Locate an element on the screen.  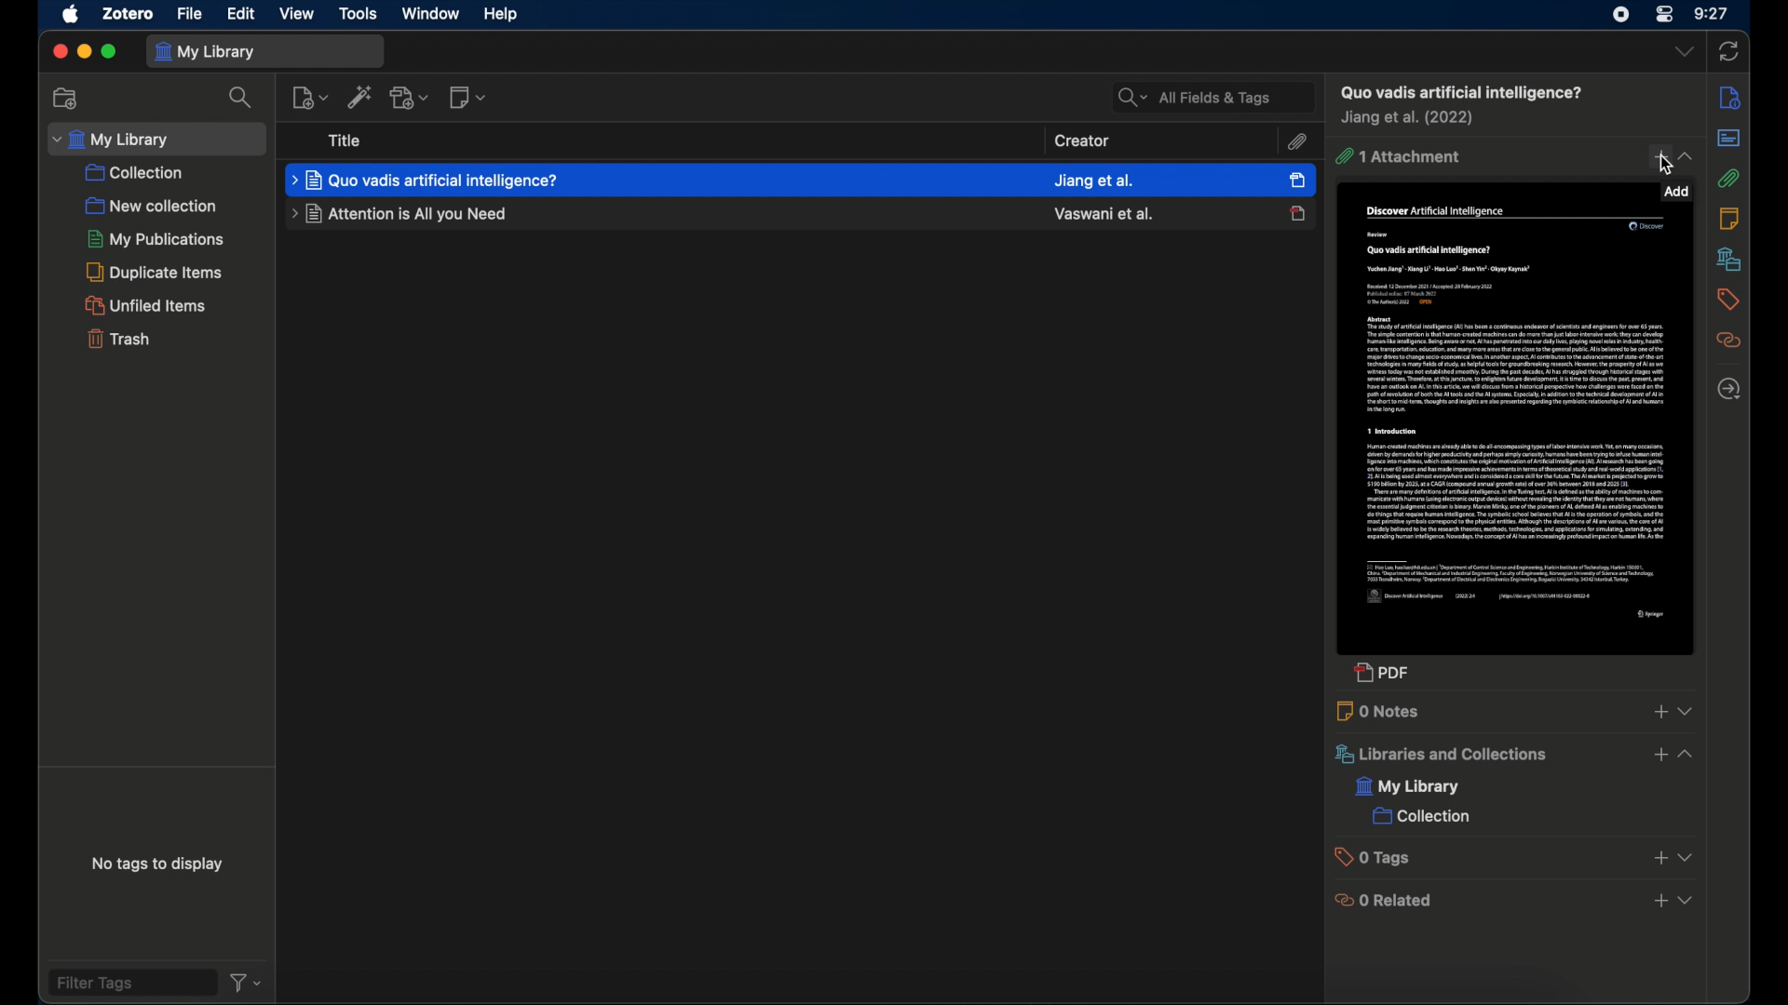
maximize is located at coordinates (111, 53).